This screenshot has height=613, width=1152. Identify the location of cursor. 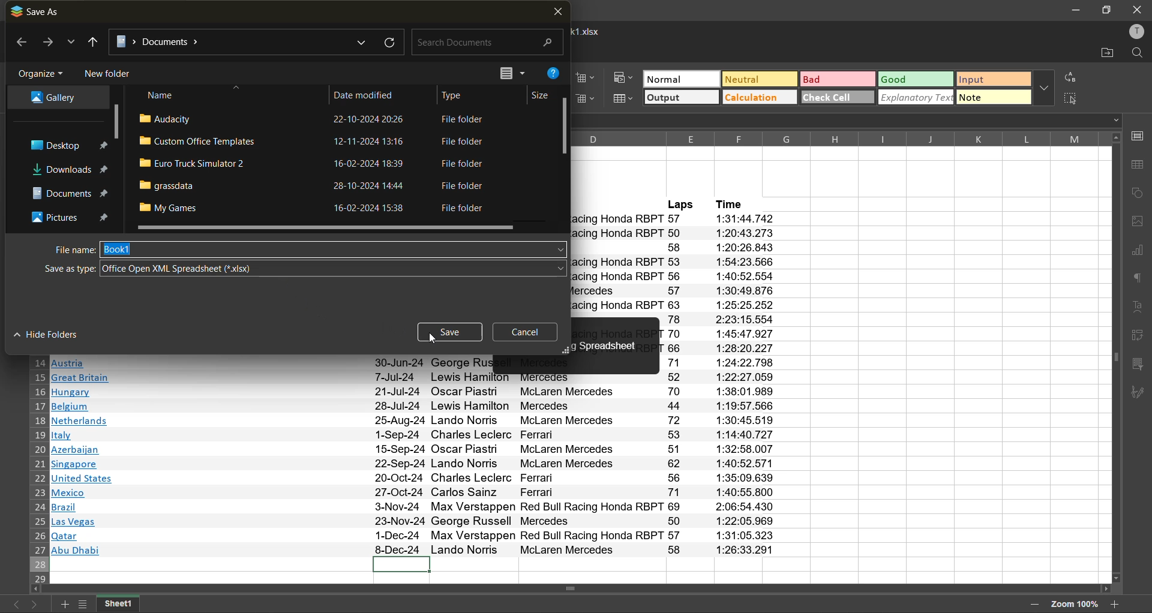
(431, 341).